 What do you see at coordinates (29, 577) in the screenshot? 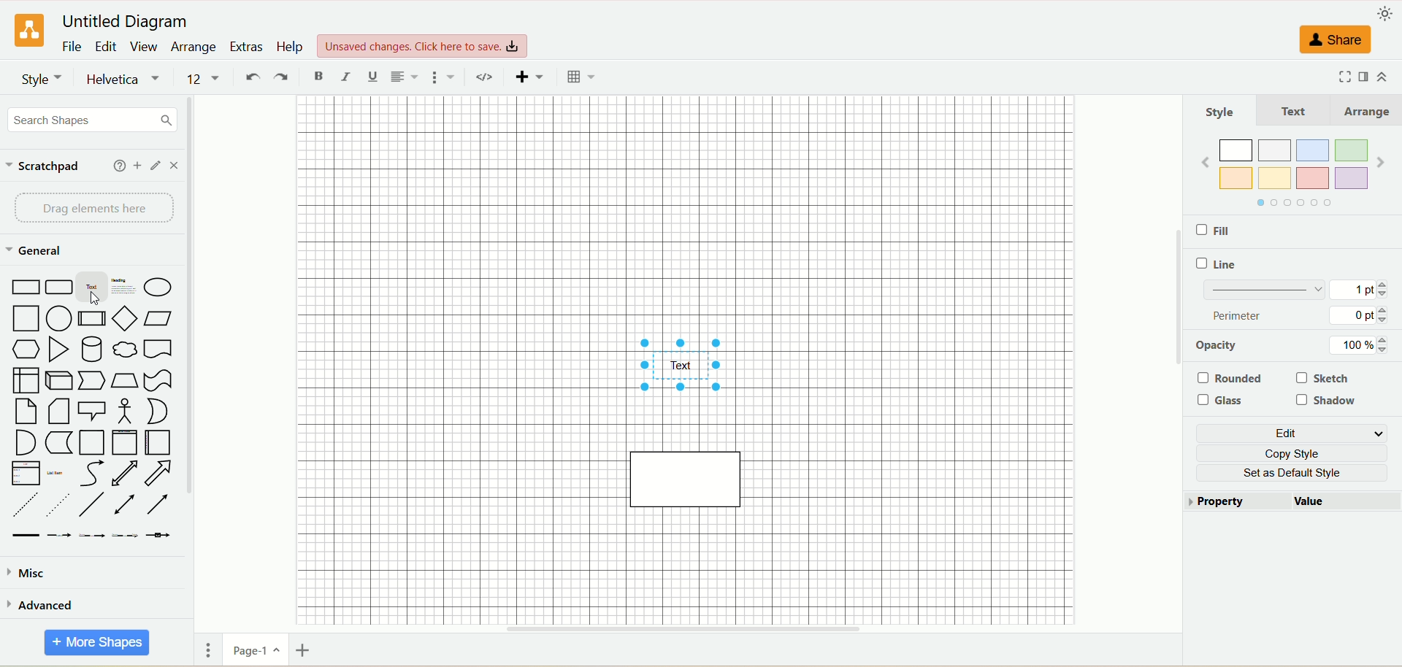
I see `misc` at bounding box center [29, 577].